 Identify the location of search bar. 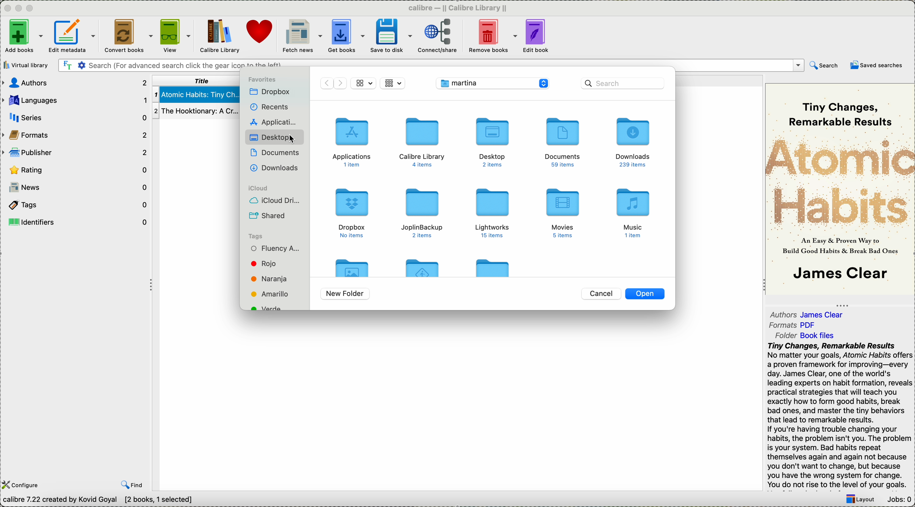
(430, 65).